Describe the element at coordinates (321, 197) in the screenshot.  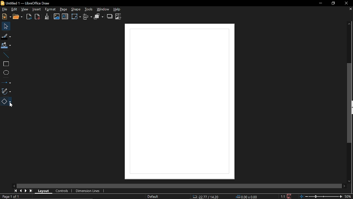
I see `Change zopm` at that location.